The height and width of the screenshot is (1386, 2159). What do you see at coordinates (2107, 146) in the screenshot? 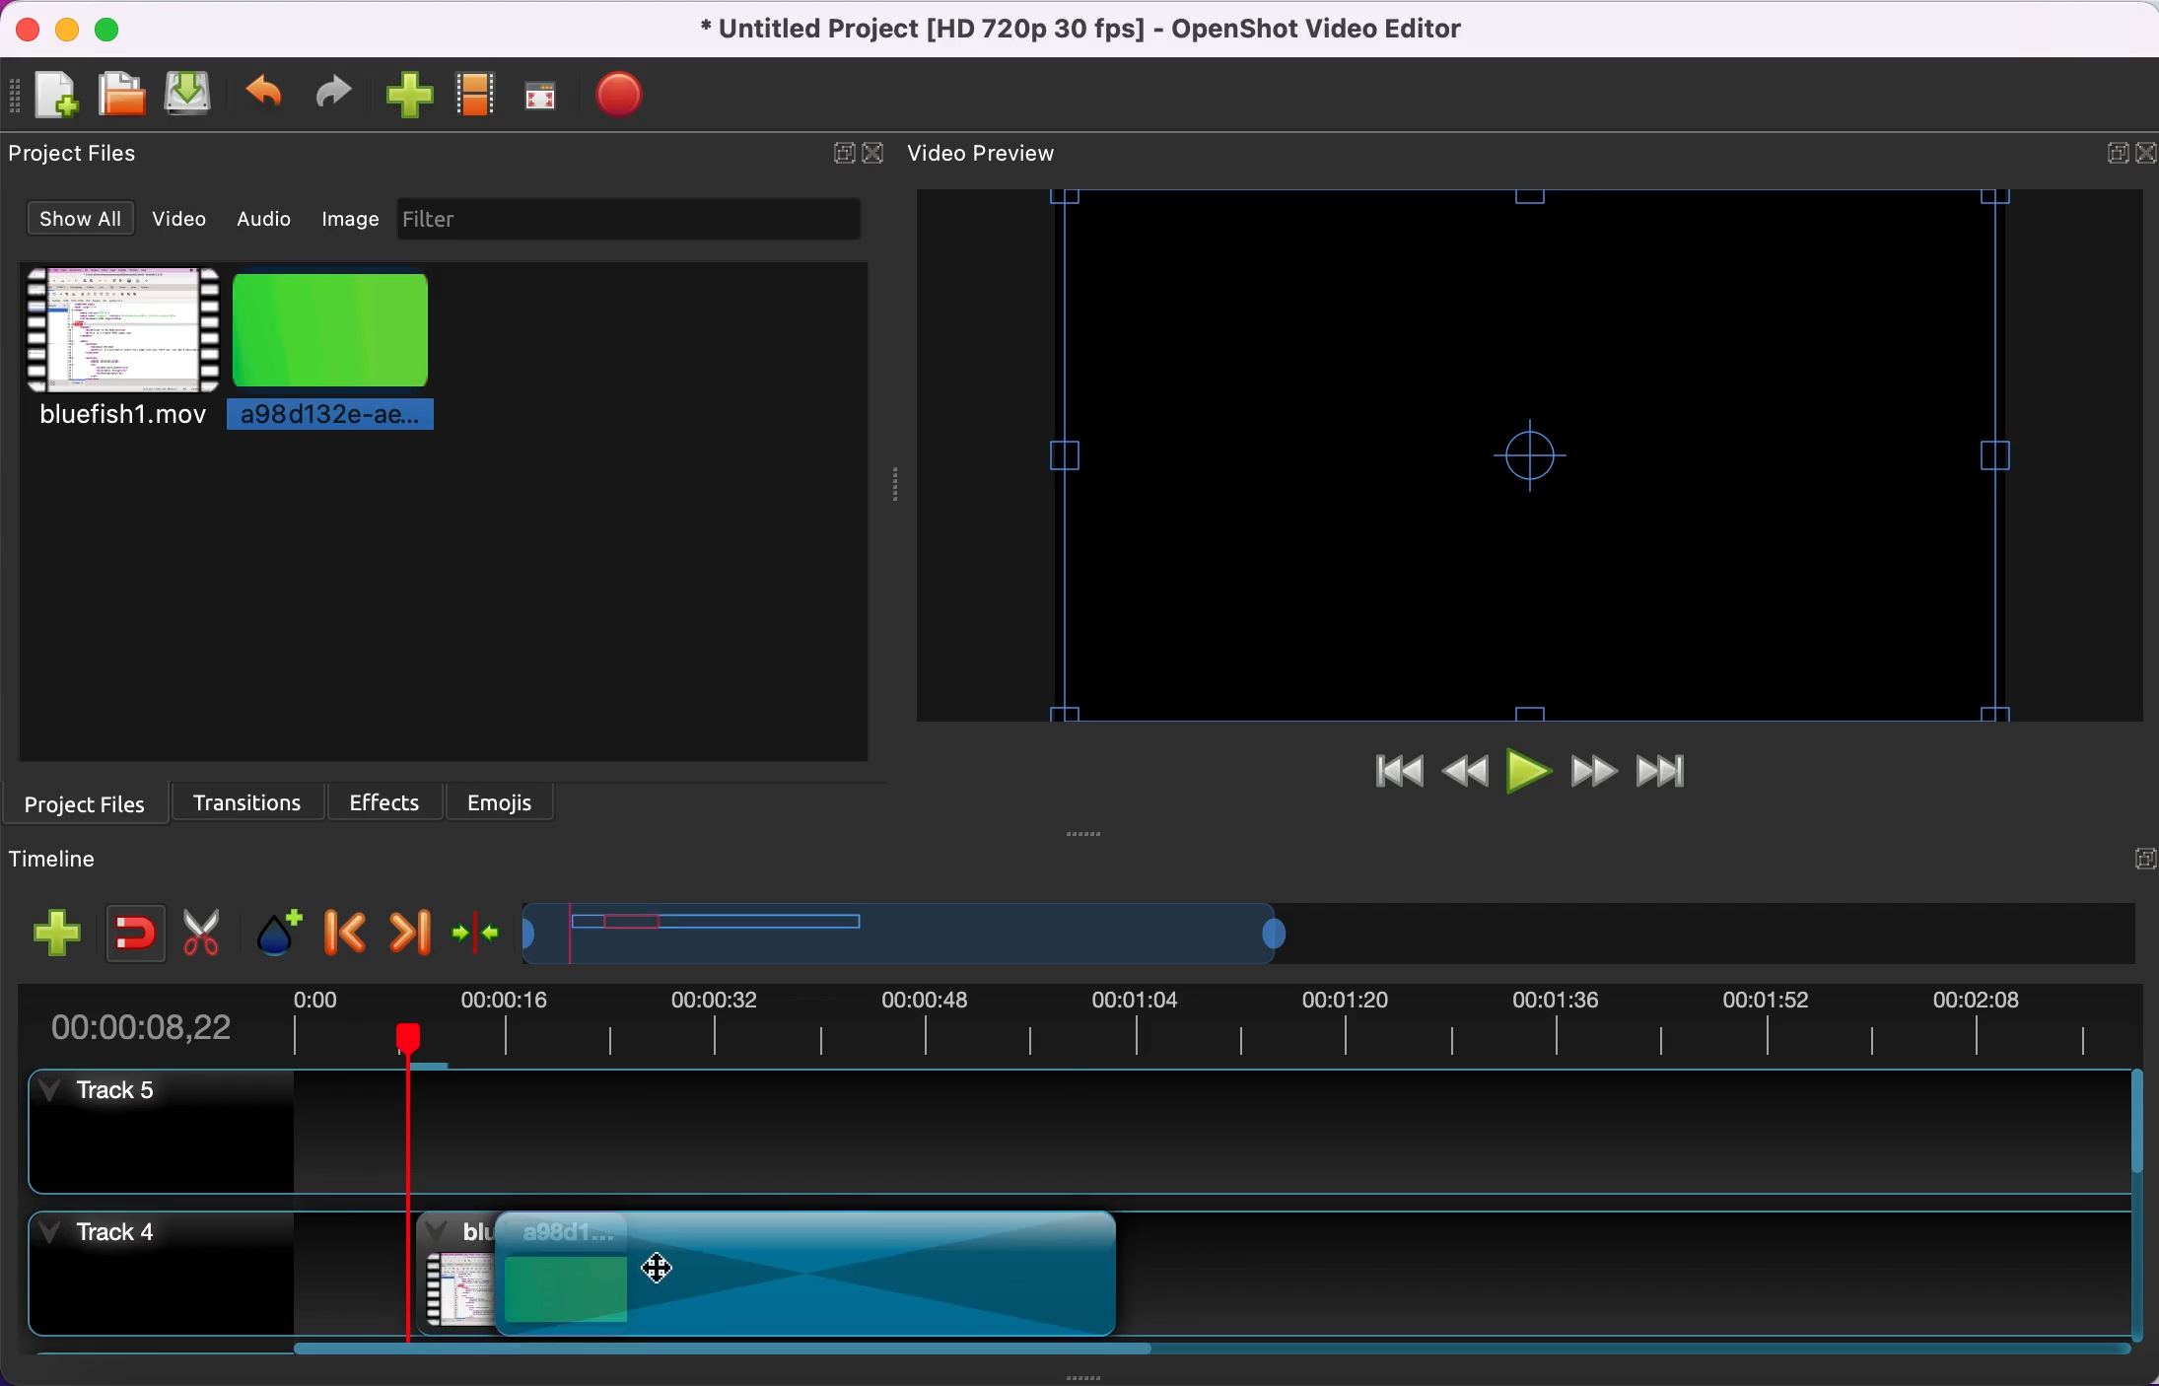
I see `expand/hide` at bounding box center [2107, 146].